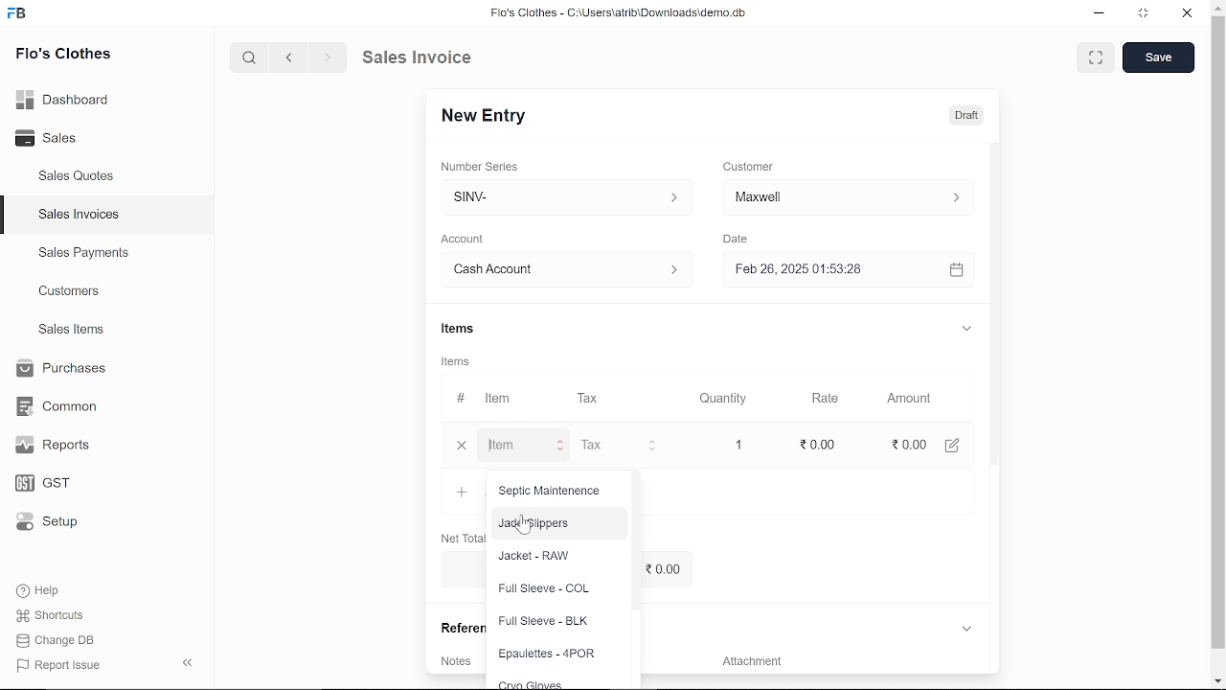 The width and height of the screenshot is (1226, 690). What do you see at coordinates (63, 56) in the screenshot?
I see `Flo's Clothes` at bounding box center [63, 56].